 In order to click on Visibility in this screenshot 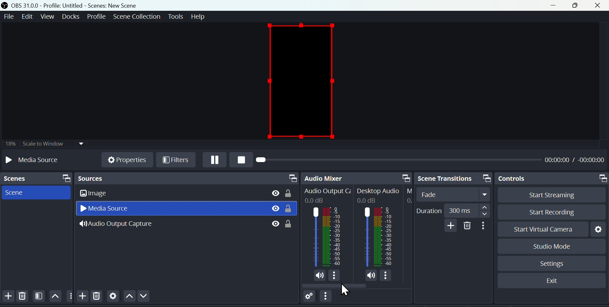, I will do `click(275, 224)`.